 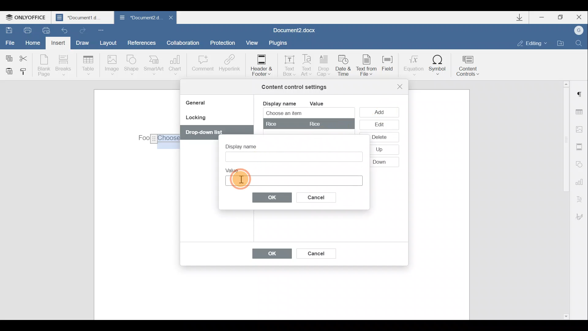 I want to click on File, so click(x=10, y=42).